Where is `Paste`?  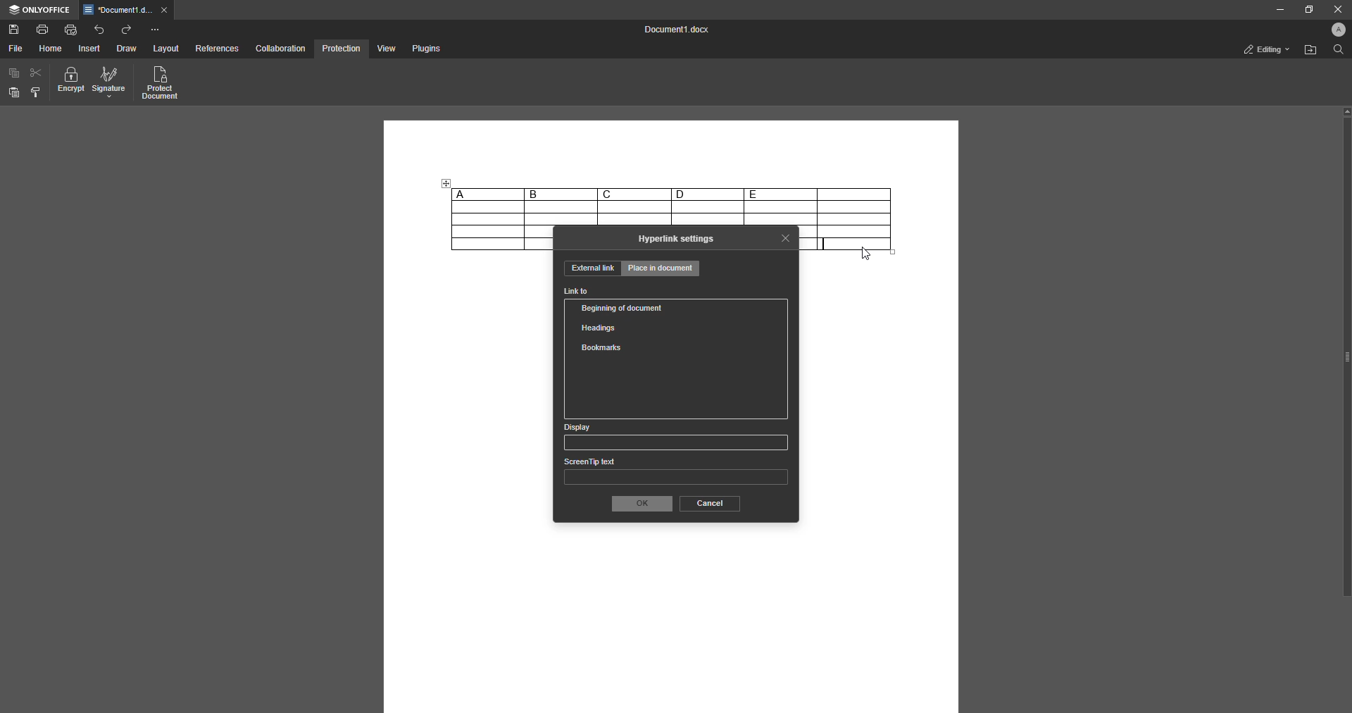
Paste is located at coordinates (14, 93).